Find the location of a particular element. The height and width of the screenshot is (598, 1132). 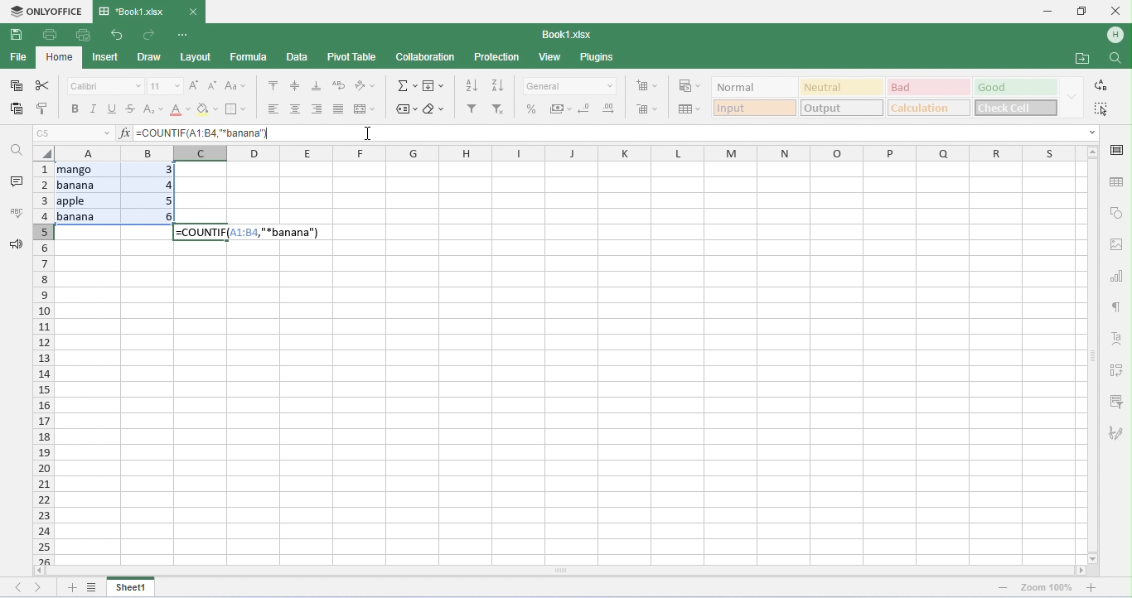

cut is located at coordinates (45, 85).